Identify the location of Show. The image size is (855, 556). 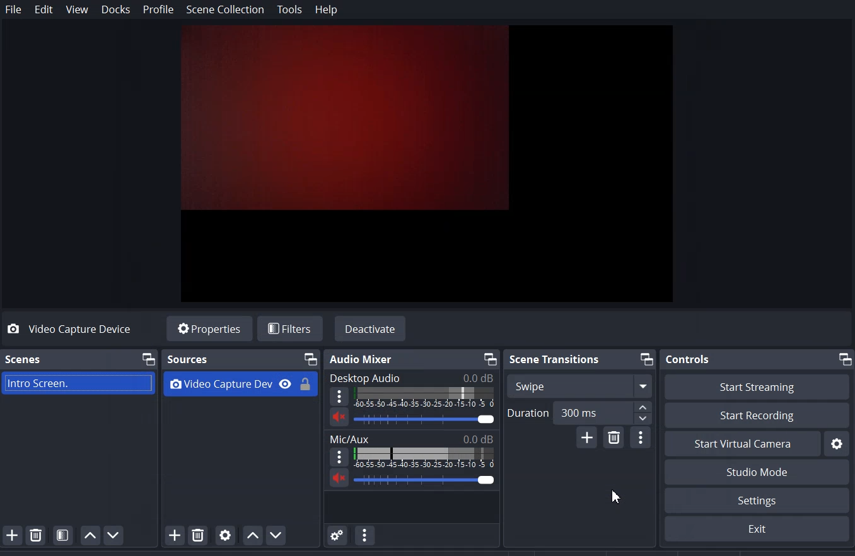
(286, 383).